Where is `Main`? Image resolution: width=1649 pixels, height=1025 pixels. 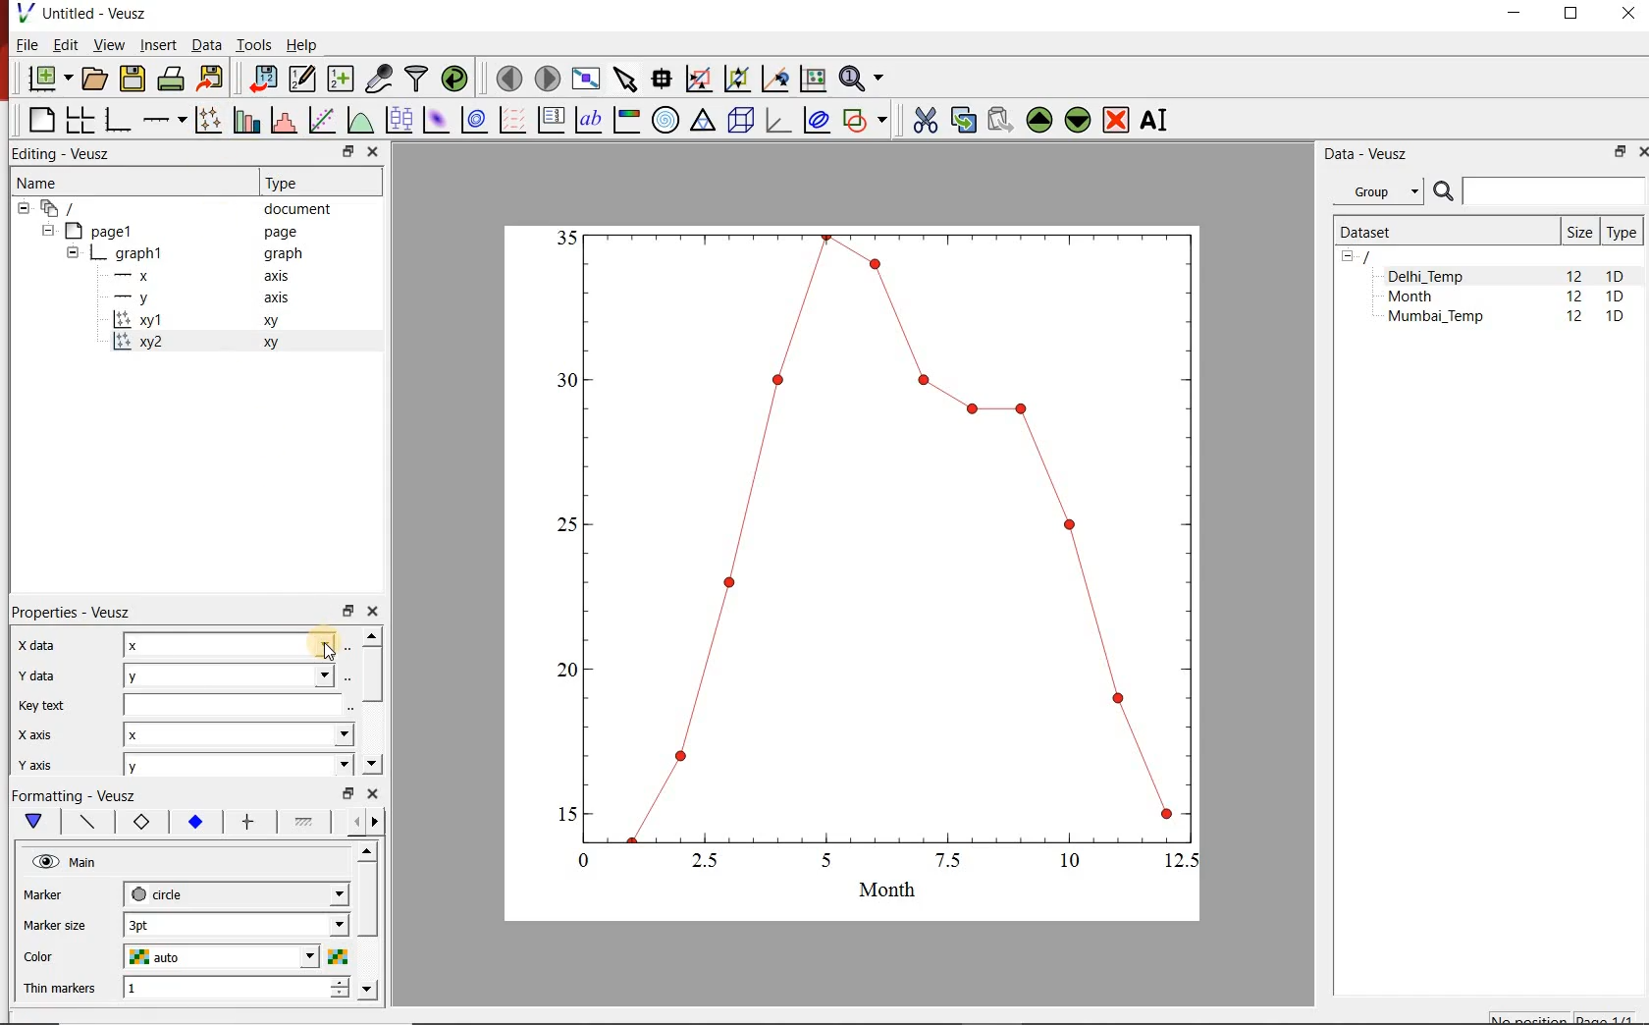 Main is located at coordinates (67, 862).